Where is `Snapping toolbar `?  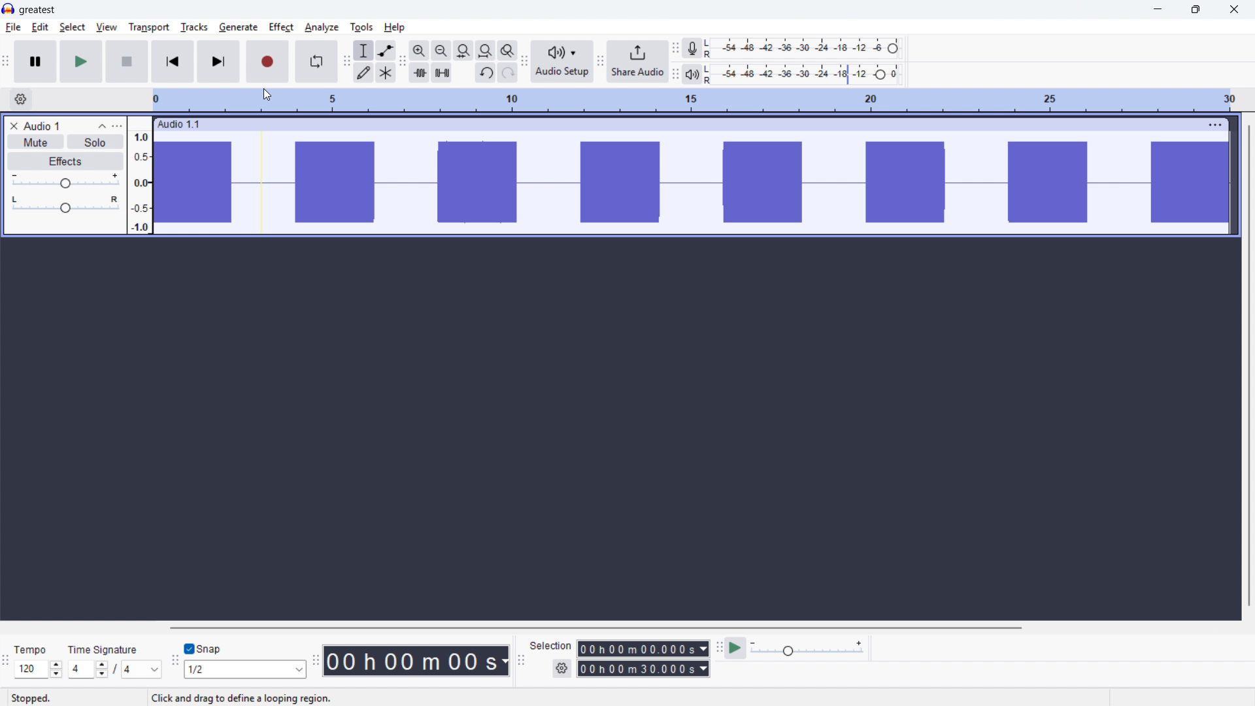
Snapping toolbar  is located at coordinates (173, 662).